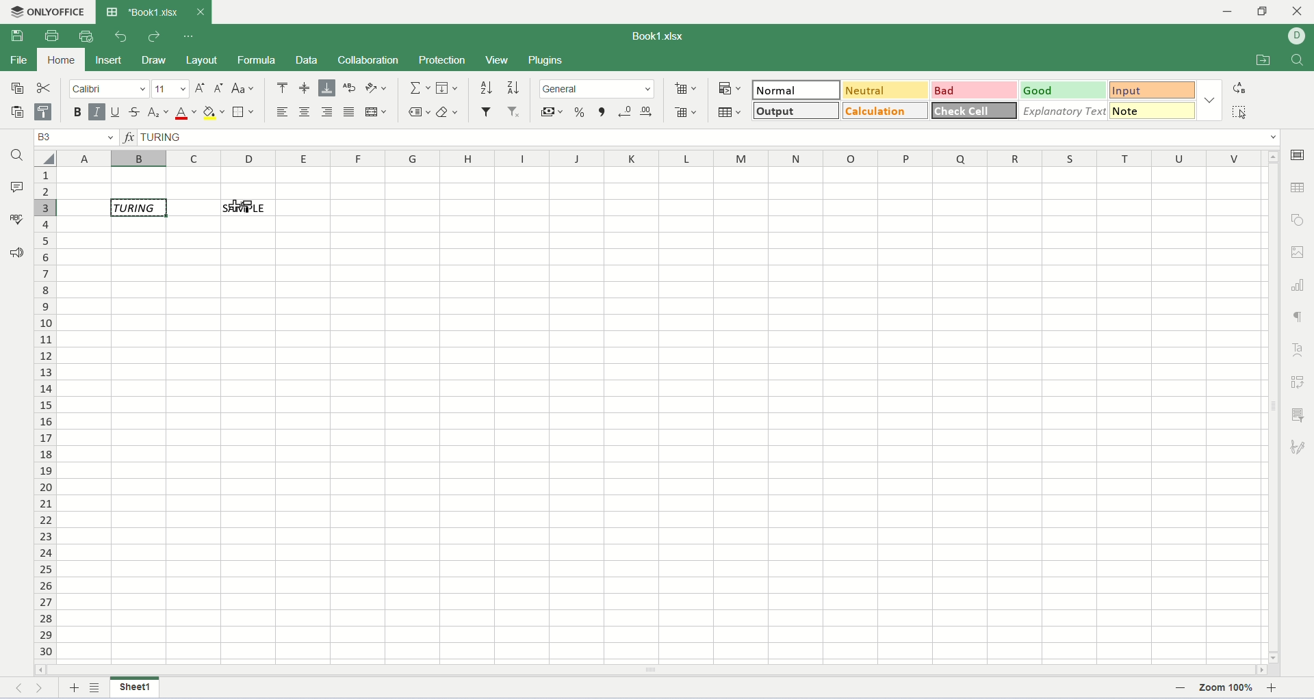 This screenshot has width=1314, height=699. Describe the element at coordinates (731, 111) in the screenshot. I see `table` at that location.